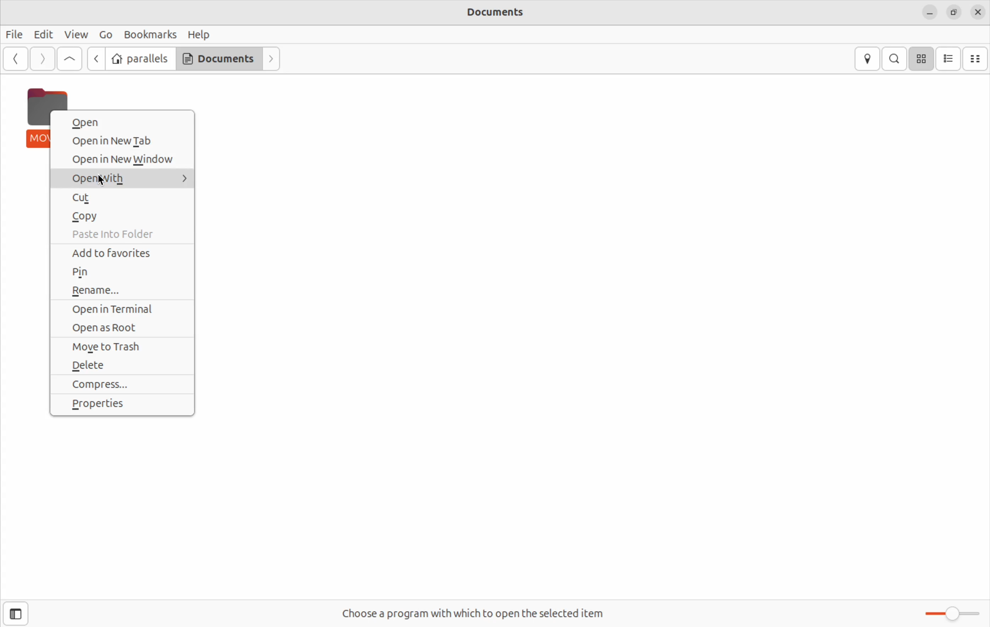 The image size is (990, 627). What do you see at coordinates (121, 252) in the screenshot?
I see `add to favorites` at bounding box center [121, 252].